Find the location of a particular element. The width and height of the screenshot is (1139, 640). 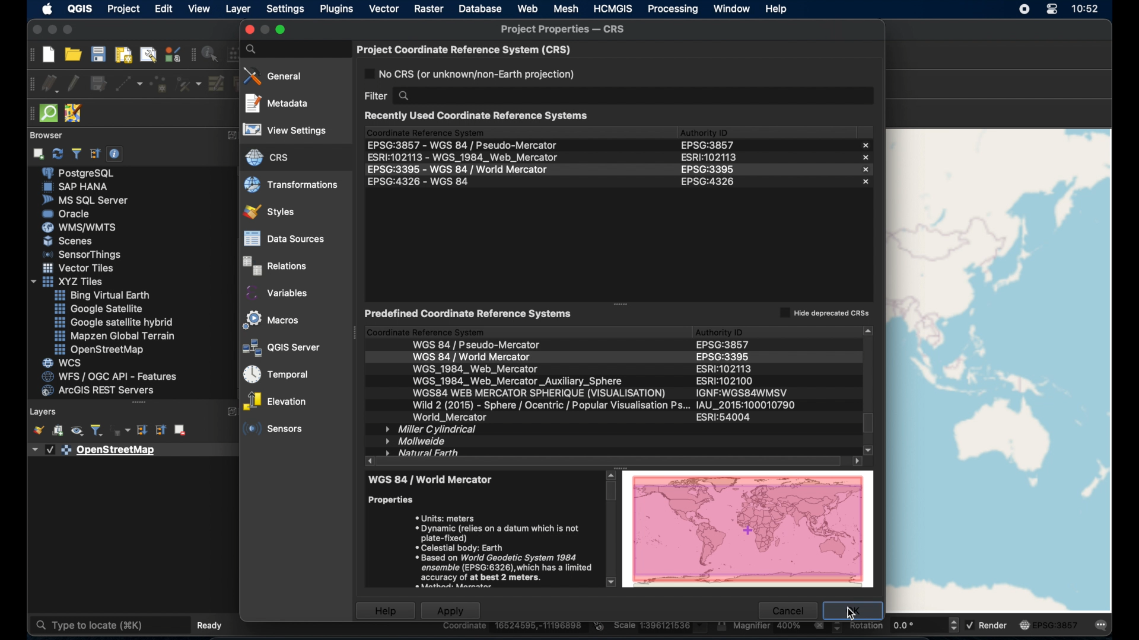

edit is located at coordinates (163, 8).